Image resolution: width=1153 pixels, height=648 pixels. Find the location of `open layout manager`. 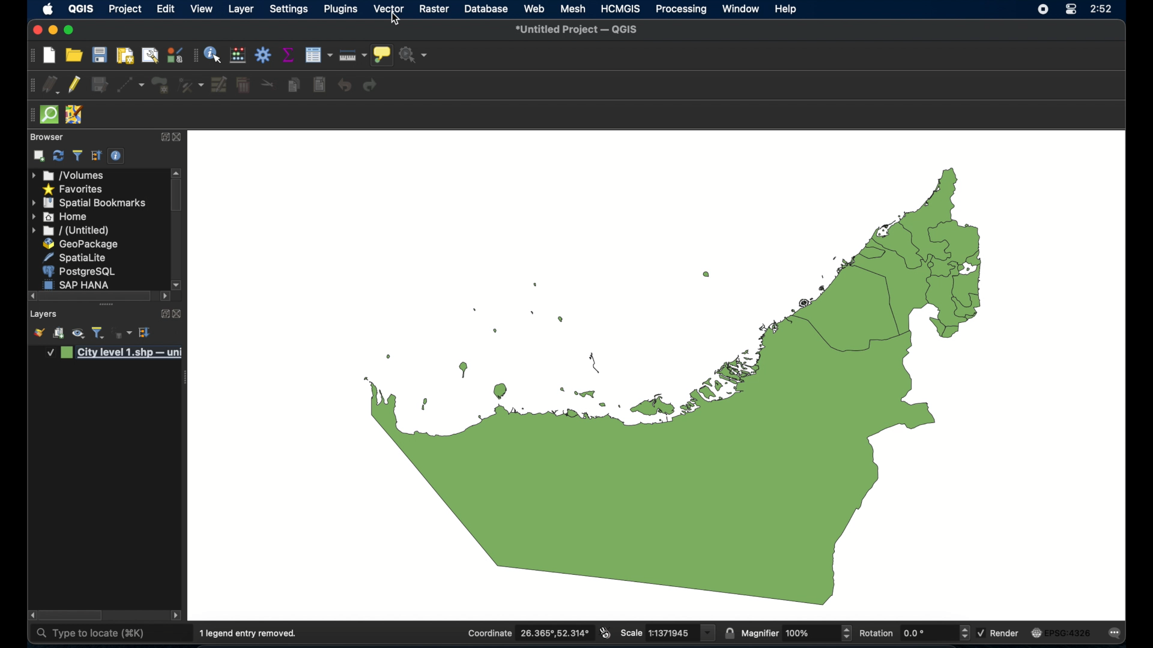

open layout manager is located at coordinates (149, 56).